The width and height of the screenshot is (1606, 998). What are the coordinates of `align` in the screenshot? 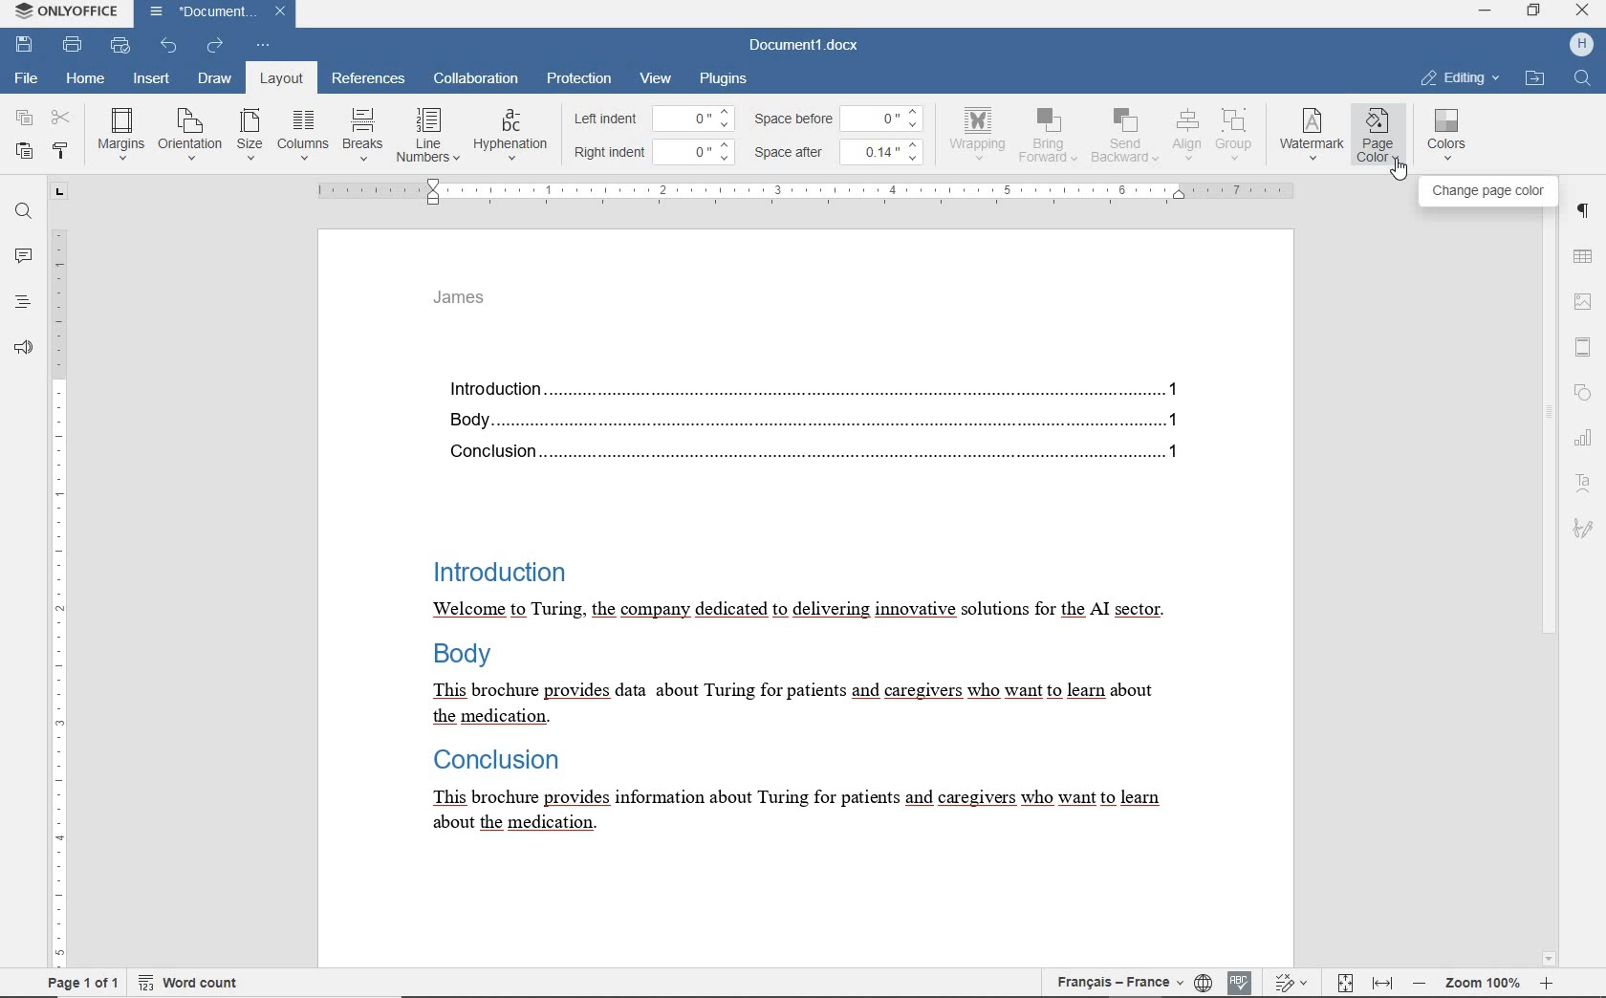 It's located at (1185, 134).